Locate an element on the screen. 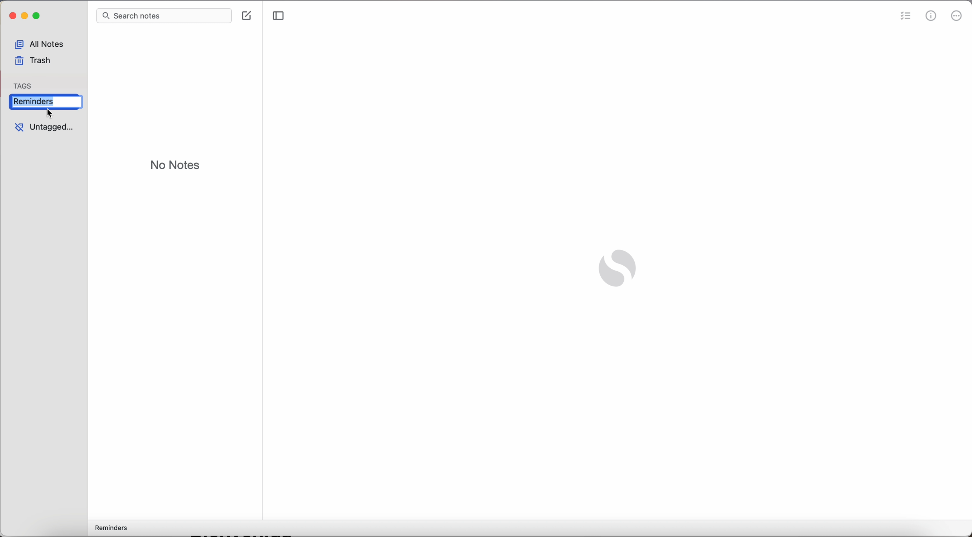  Simplenote logo is located at coordinates (616, 270).